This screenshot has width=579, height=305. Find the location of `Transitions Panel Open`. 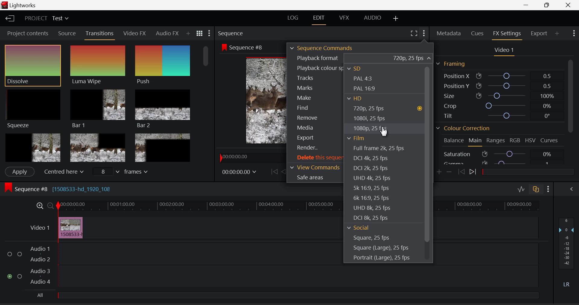

Transitions Panel Open is located at coordinates (101, 34).